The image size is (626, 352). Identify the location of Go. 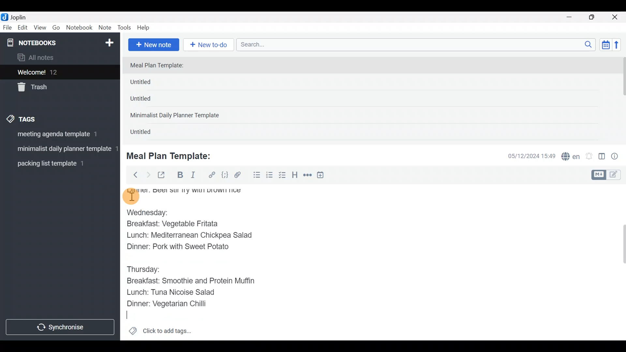
(56, 29).